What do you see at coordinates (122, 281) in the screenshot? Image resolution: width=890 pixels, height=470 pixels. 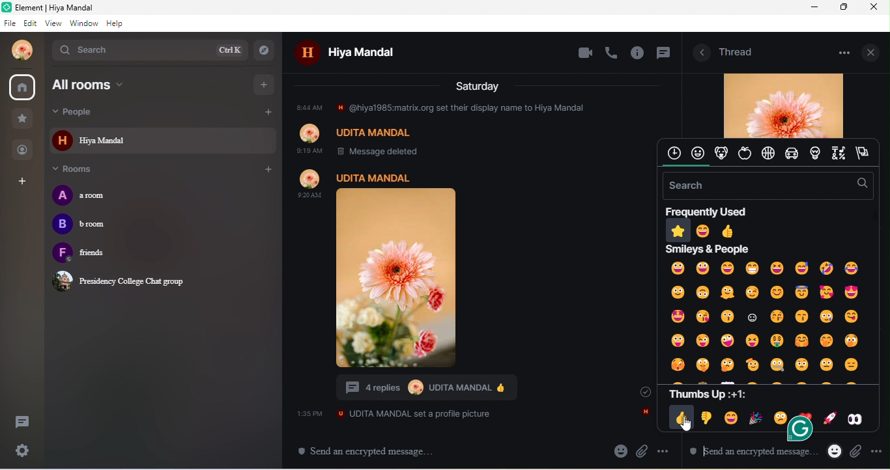 I see `presidency college chat group` at bounding box center [122, 281].